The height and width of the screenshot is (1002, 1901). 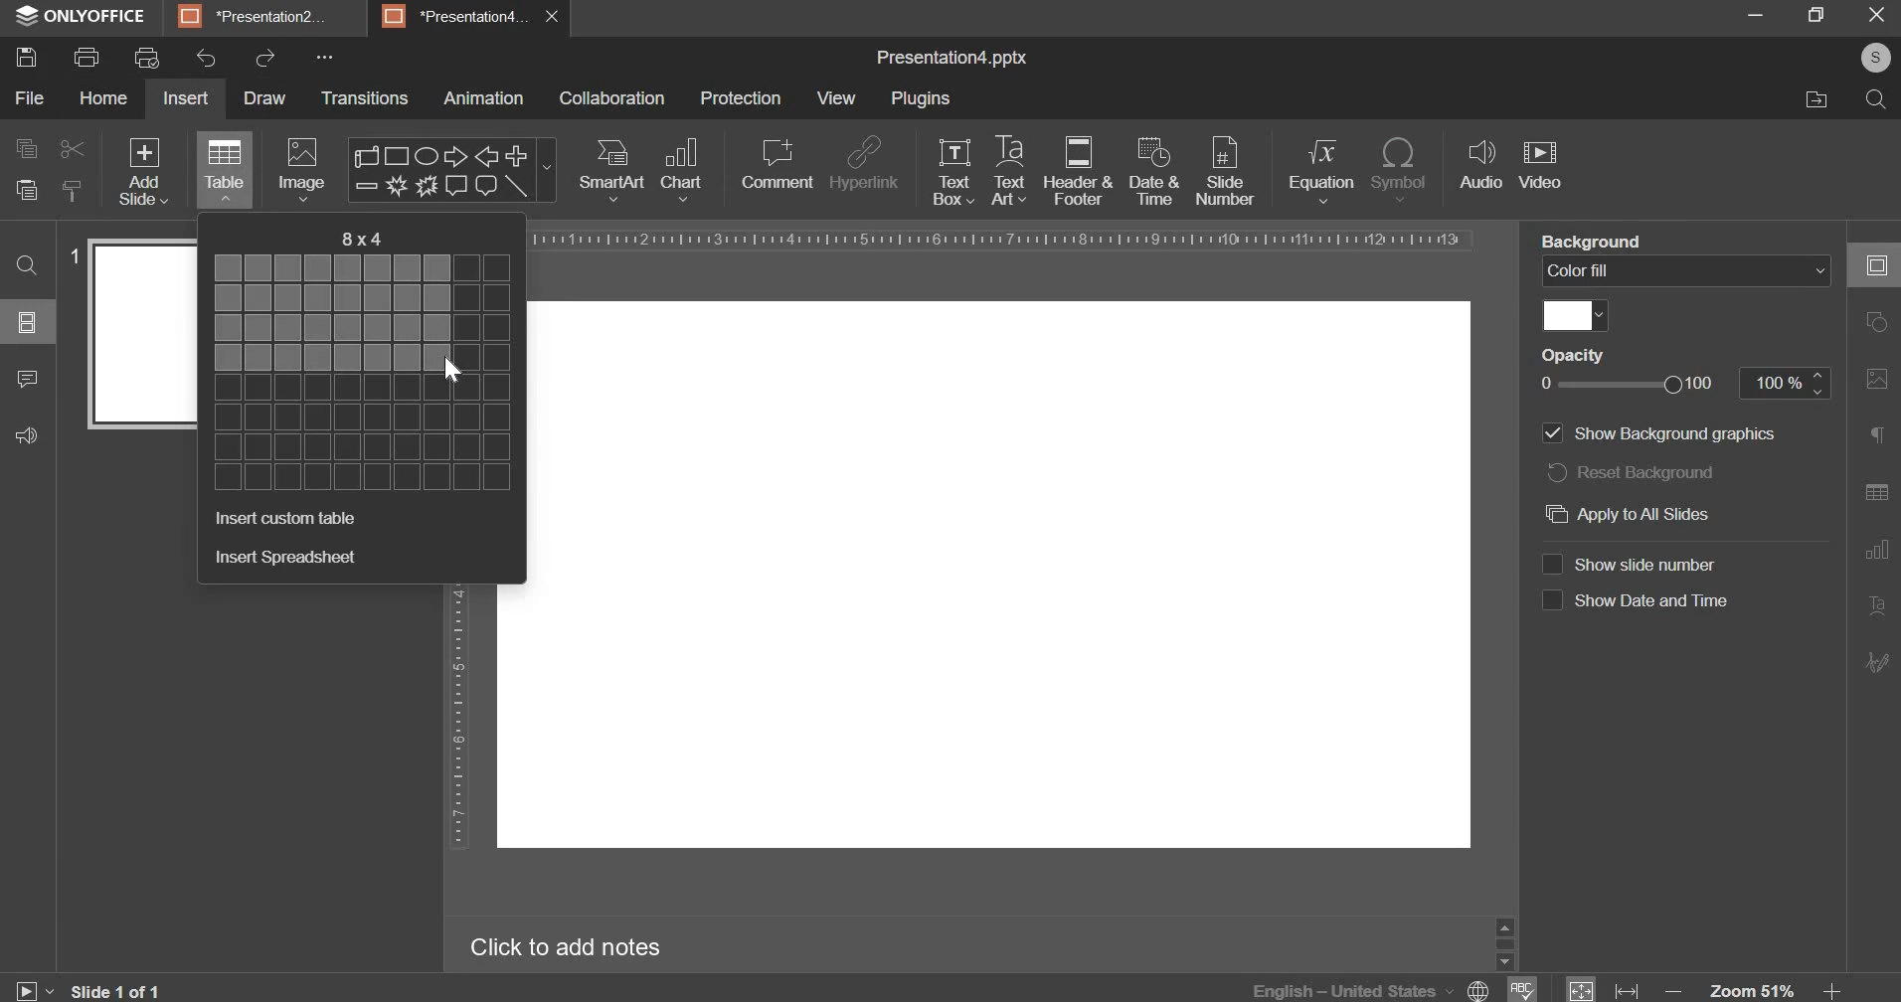 What do you see at coordinates (29, 97) in the screenshot?
I see `file` at bounding box center [29, 97].